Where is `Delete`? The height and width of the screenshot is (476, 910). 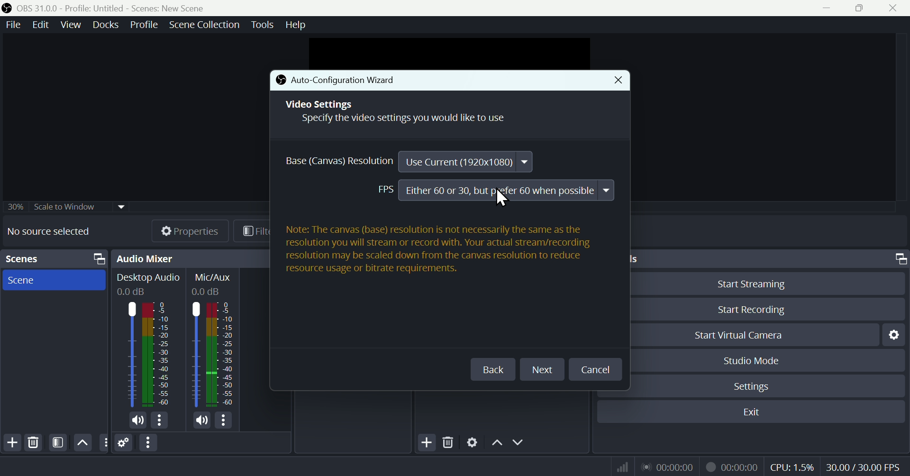 Delete is located at coordinates (448, 440).